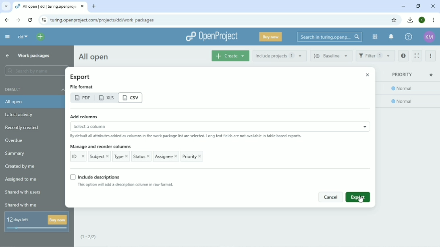 This screenshot has height=247, width=440. Describe the element at coordinates (430, 37) in the screenshot. I see `Account` at that location.